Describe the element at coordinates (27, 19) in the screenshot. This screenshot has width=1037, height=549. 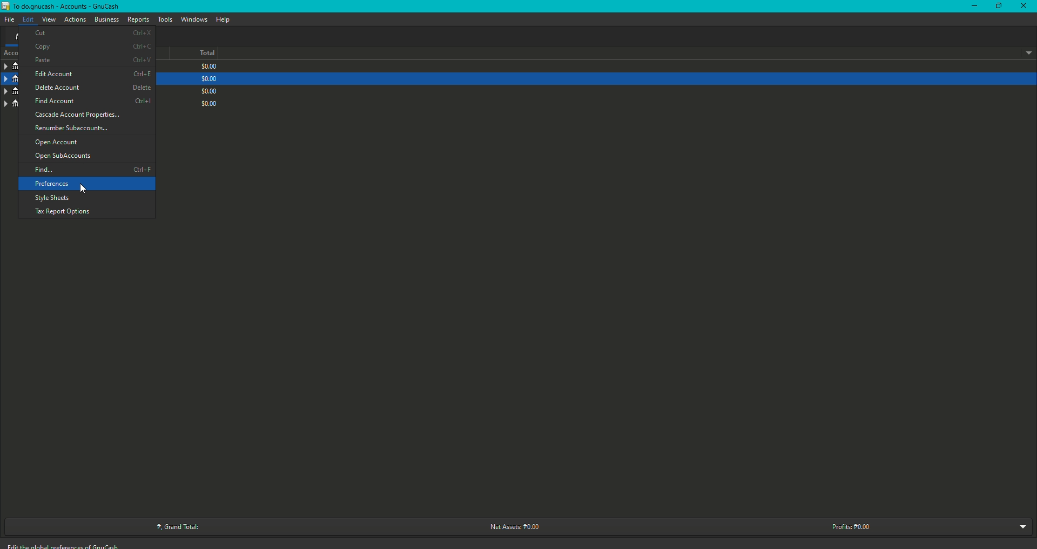
I see `Edit` at that location.